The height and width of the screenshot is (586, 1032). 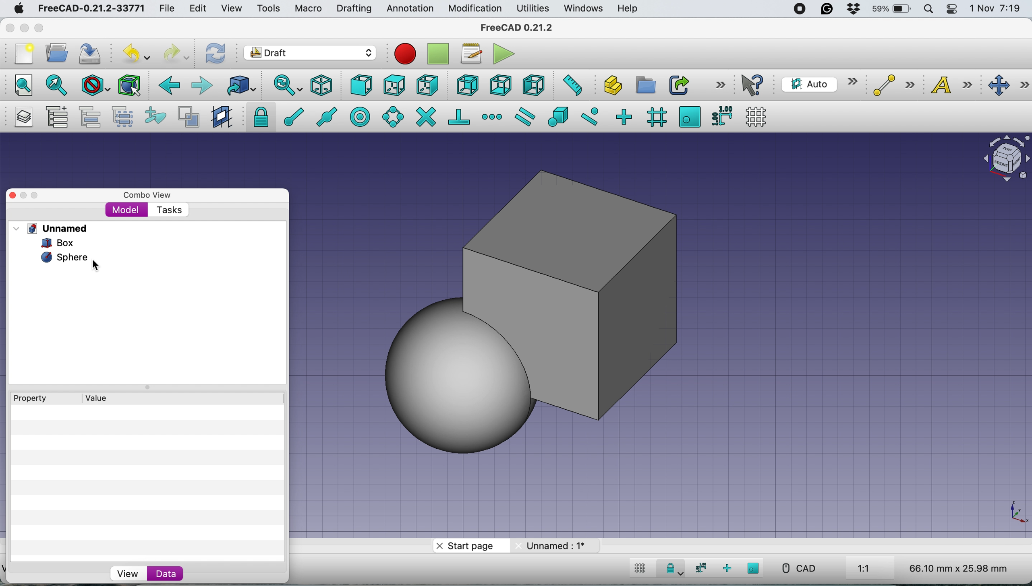 What do you see at coordinates (190, 117) in the screenshot?
I see `toggle normal wireframe display` at bounding box center [190, 117].